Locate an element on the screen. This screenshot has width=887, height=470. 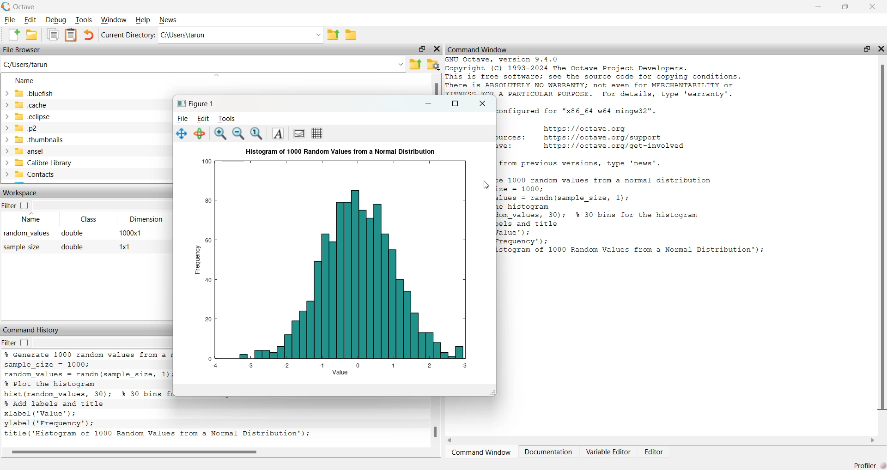
scroll left is located at coordinates (451, 440).